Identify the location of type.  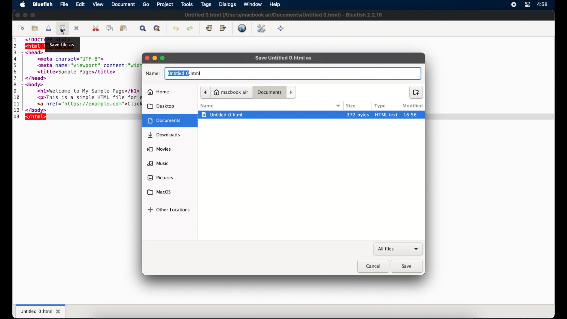
(381, 106).